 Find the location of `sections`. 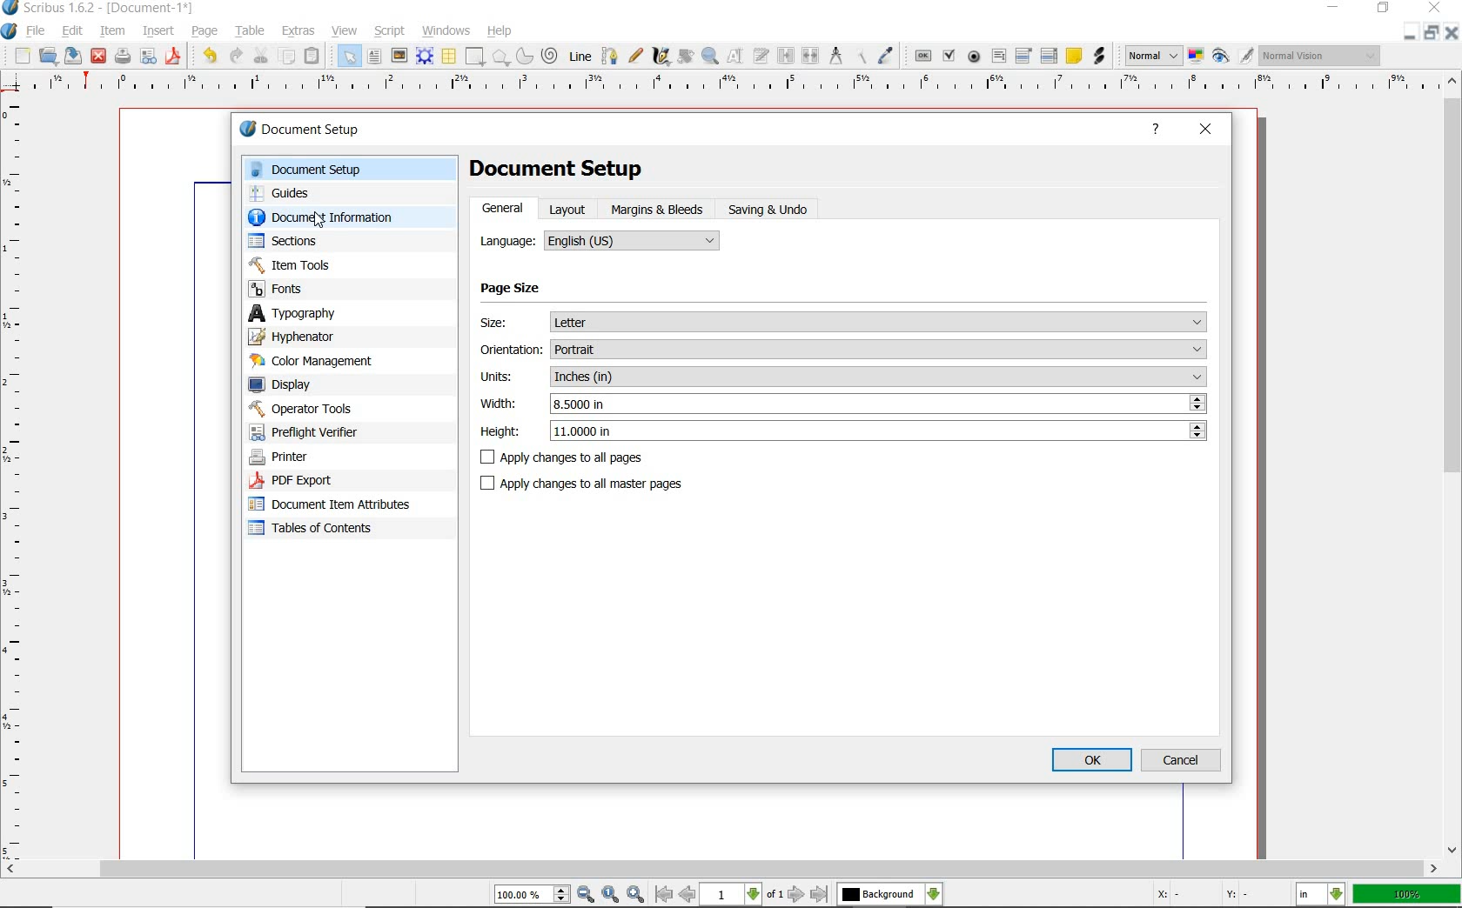

sections is located at coordinates (321, 241).